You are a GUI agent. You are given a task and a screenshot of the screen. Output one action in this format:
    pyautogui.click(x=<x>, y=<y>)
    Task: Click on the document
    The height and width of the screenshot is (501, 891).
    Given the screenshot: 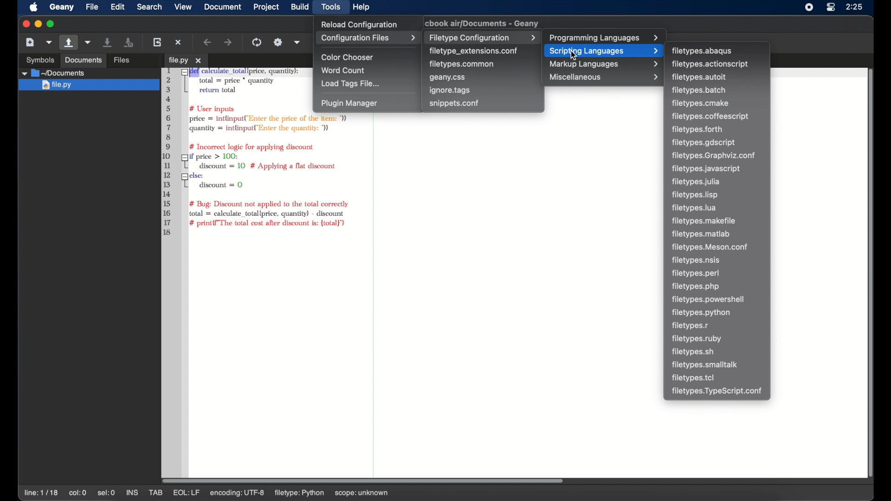 What is the action you would take?
    pyautogui.click(x=222, y=6)
    